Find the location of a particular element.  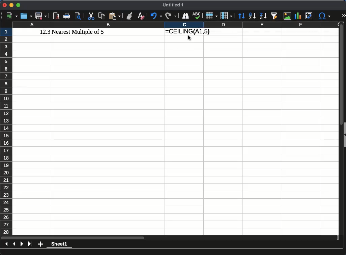

next sheet is located at coordinates (22, 245).